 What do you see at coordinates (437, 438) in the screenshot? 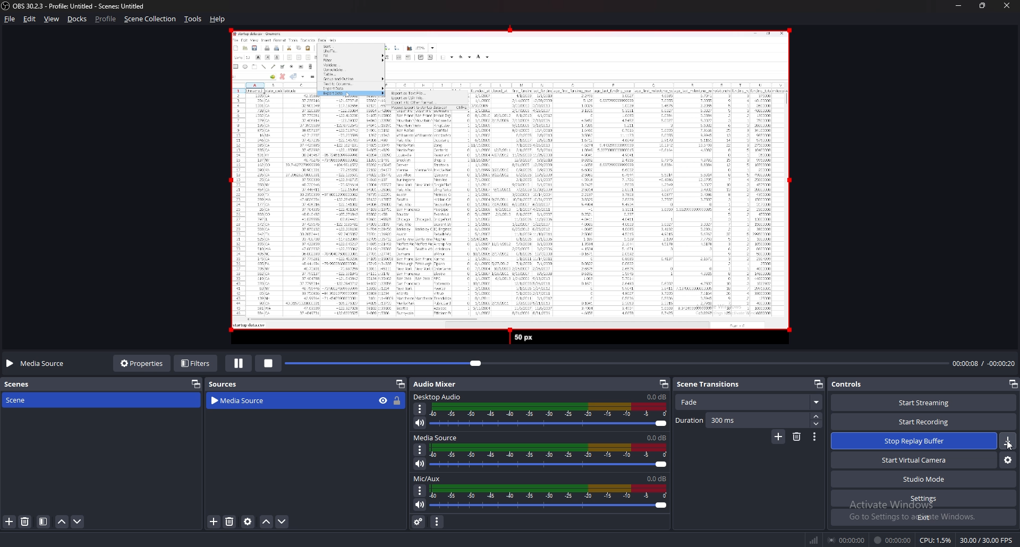
I see `media source` at bounding box center [437, 438].